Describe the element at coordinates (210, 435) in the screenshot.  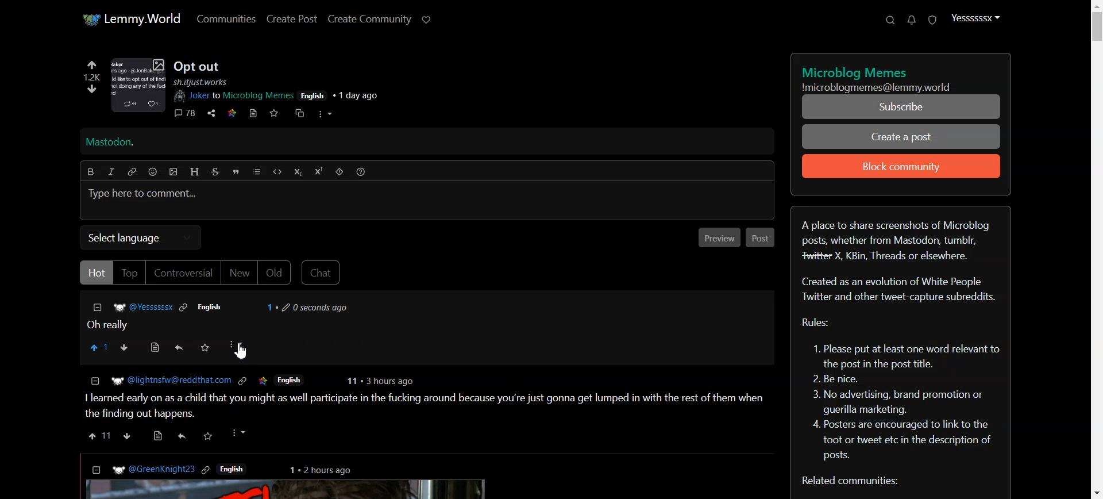
I see `save` at that location.